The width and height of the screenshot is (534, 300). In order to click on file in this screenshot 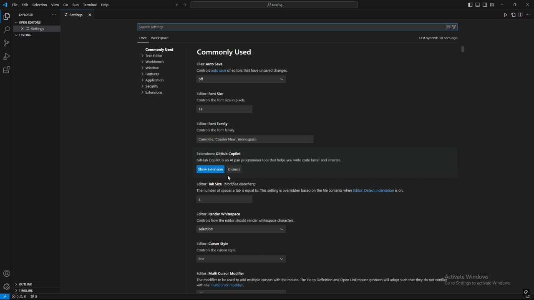, I will do `click(15, 5)`.